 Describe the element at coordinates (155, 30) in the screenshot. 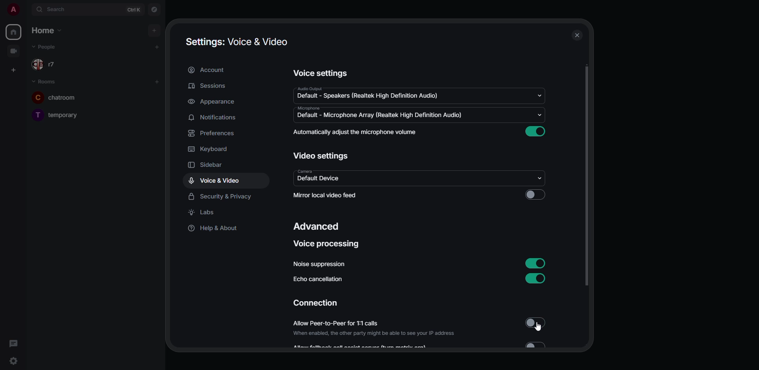

I see `add` at that location.